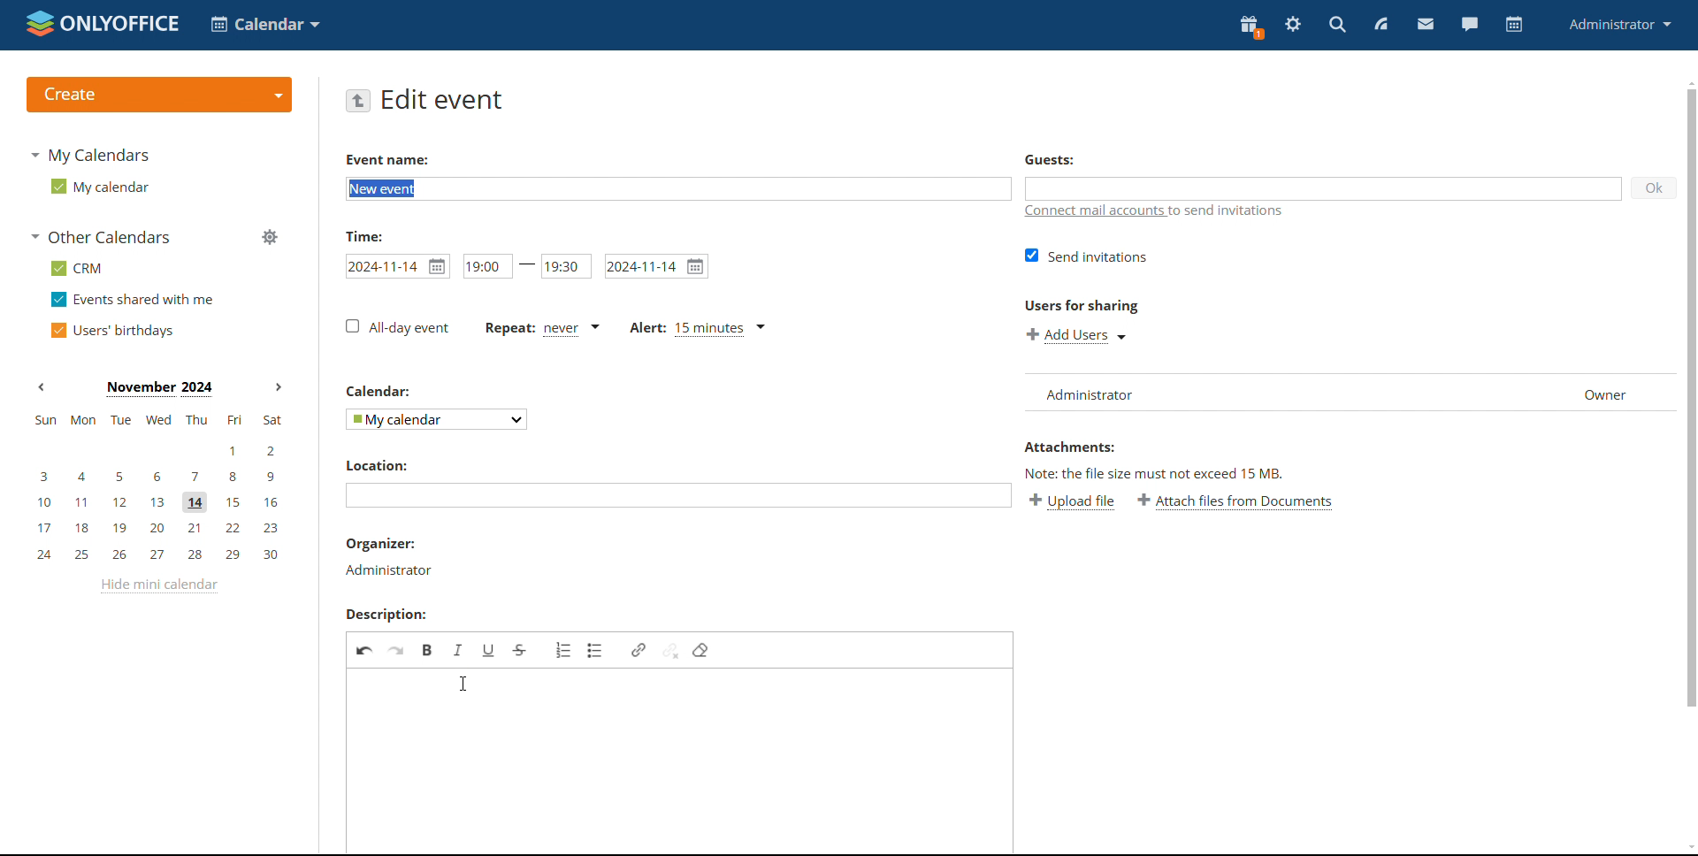  I want to click on location, so click(388, 467).